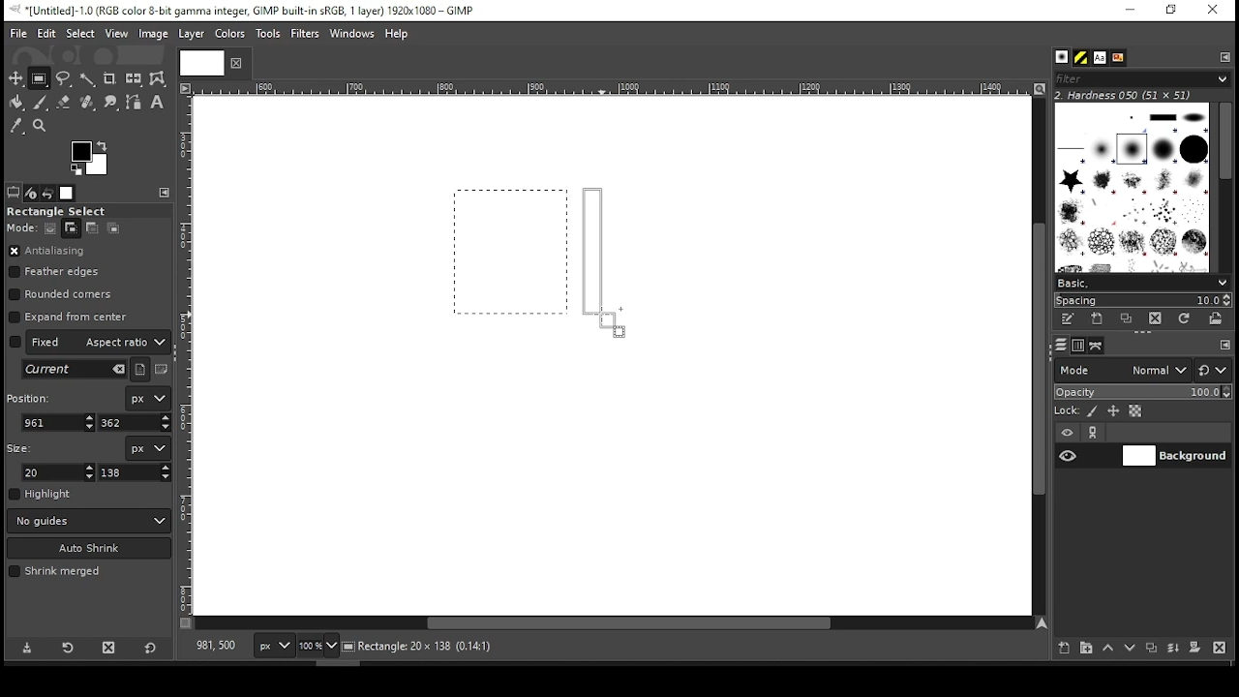  What do you see at coordinates (16, 78) in the screenshot?
I see `selection tool` at bounding box center [16, 78].